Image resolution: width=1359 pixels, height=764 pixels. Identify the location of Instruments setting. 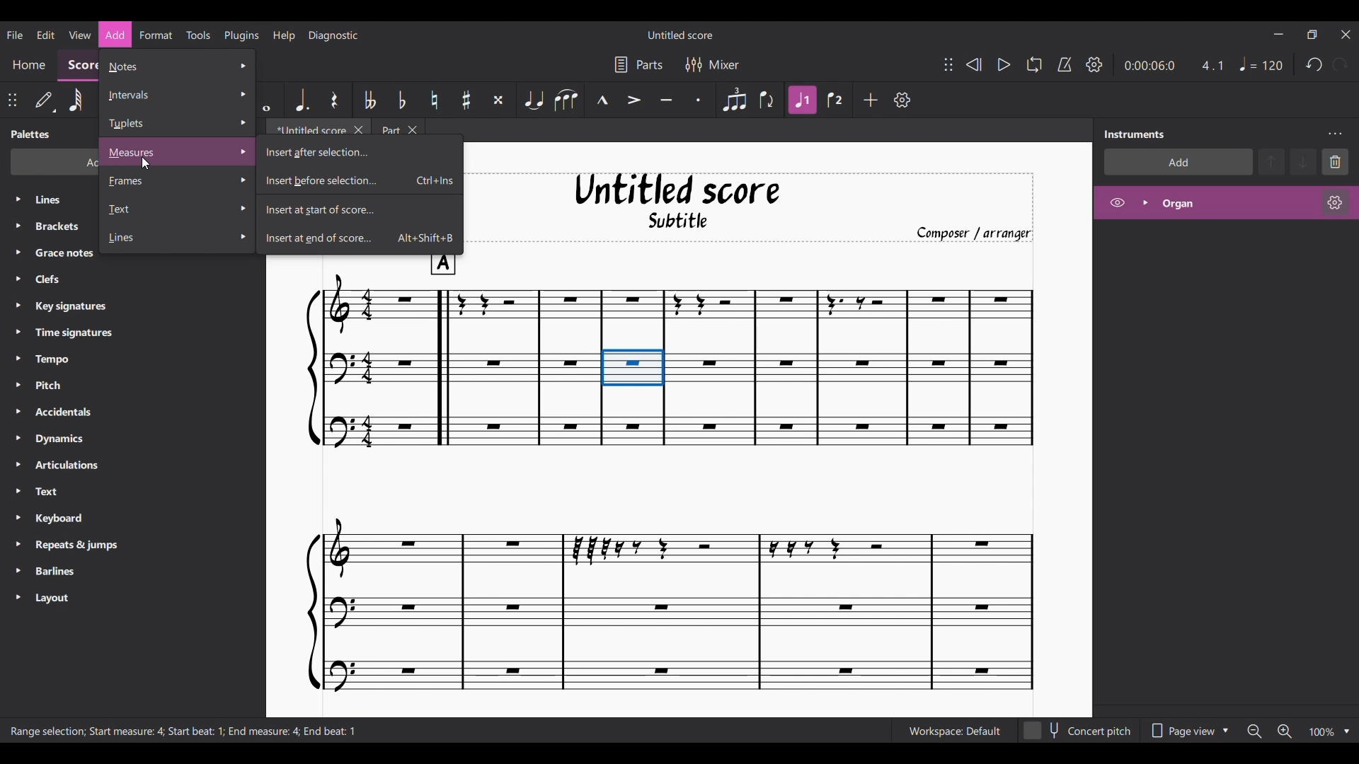
(1335, 134).